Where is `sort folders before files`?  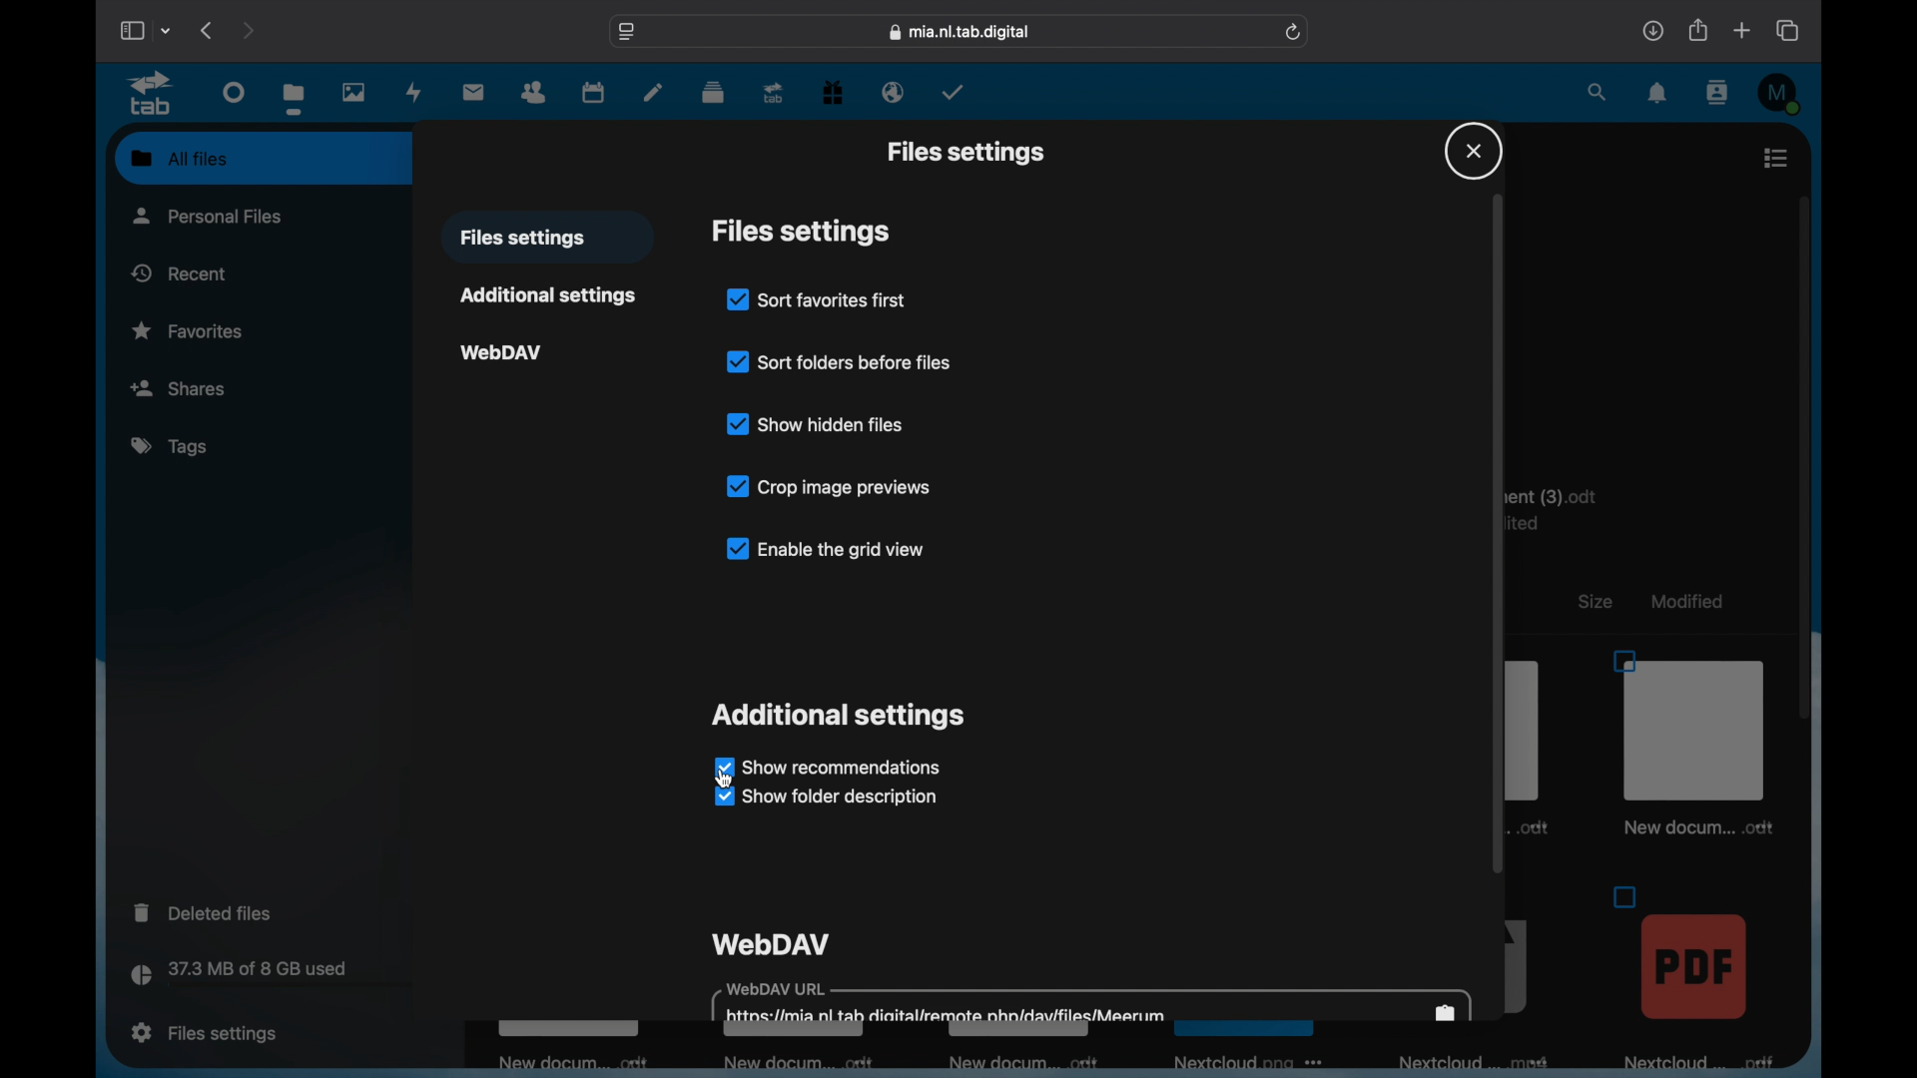 sort folders before files is located at coordinates (843, 360).